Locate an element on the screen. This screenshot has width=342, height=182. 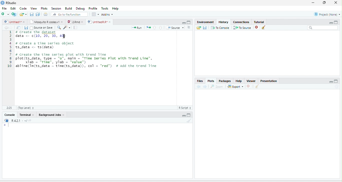
Minimize is located at coordinates (331, 82).